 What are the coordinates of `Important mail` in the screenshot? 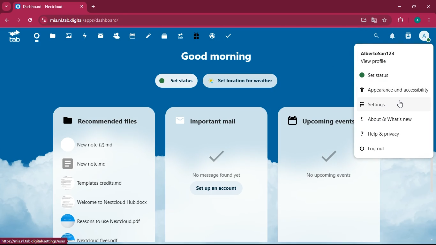 It's located at (214, 122).